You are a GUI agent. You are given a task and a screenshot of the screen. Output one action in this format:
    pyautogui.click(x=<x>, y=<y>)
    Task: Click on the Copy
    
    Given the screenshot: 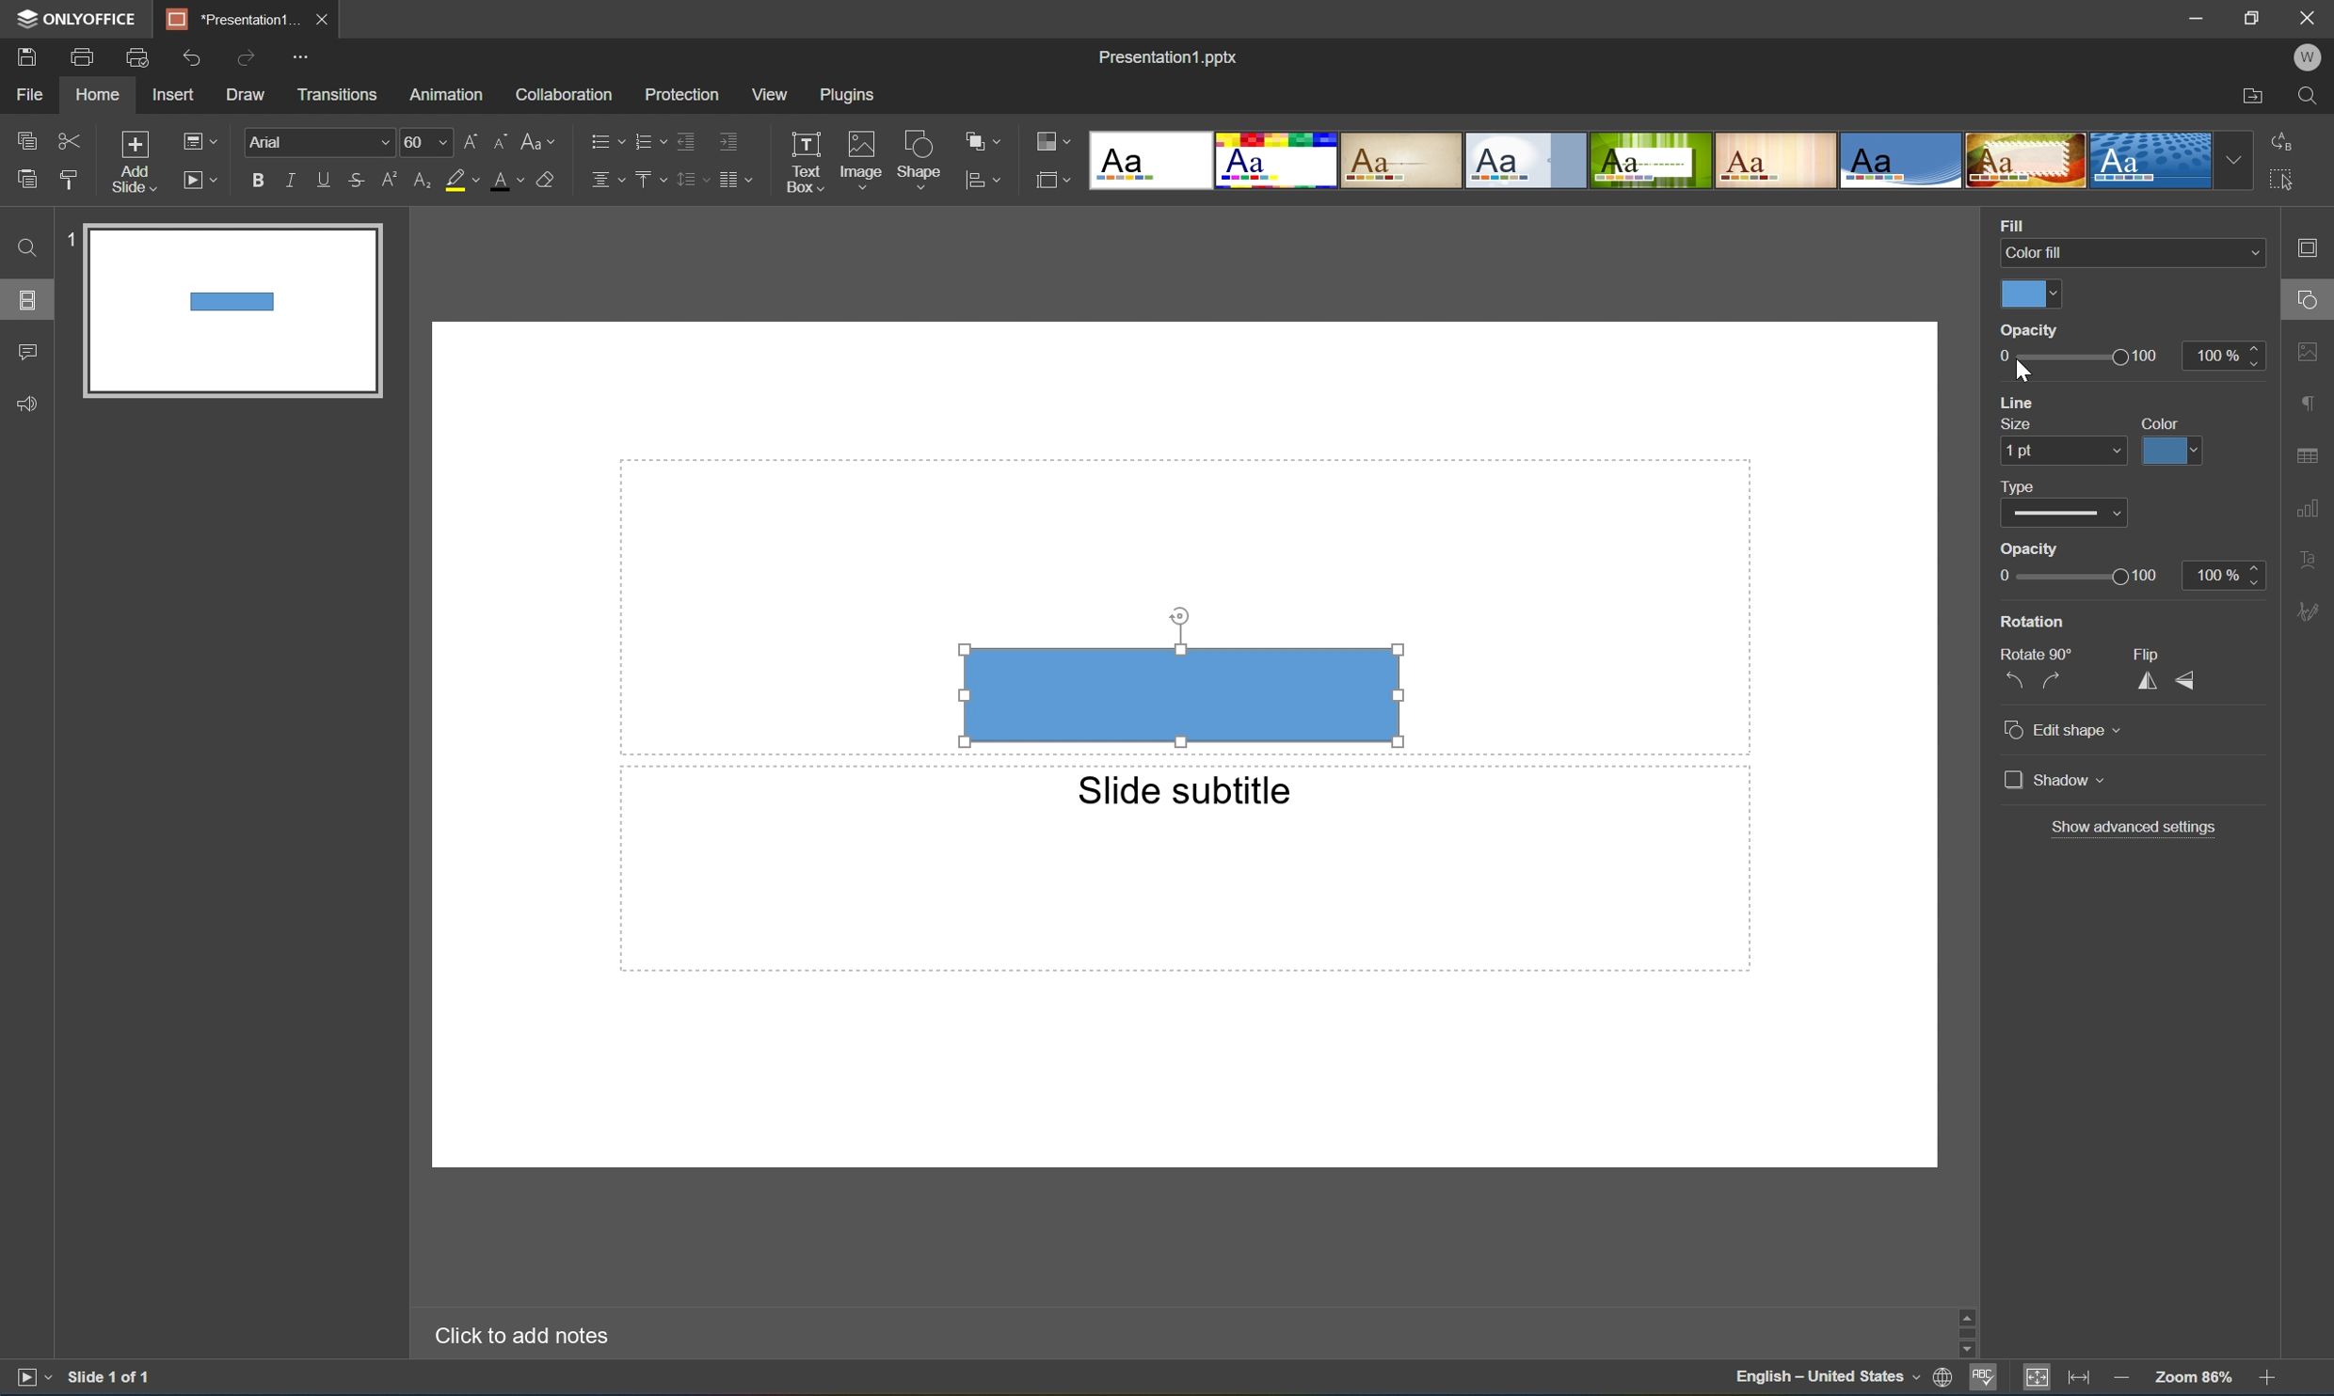 What is the action you would take?
    pyautogui.click(x=28, y=135)
    